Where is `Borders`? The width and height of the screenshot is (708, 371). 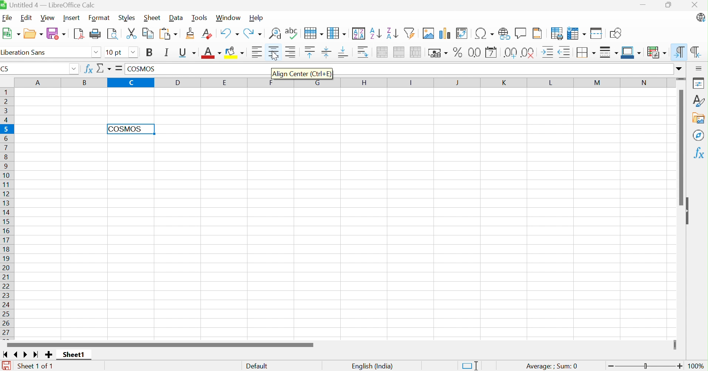
Borders is located at coordinates (585, 53).